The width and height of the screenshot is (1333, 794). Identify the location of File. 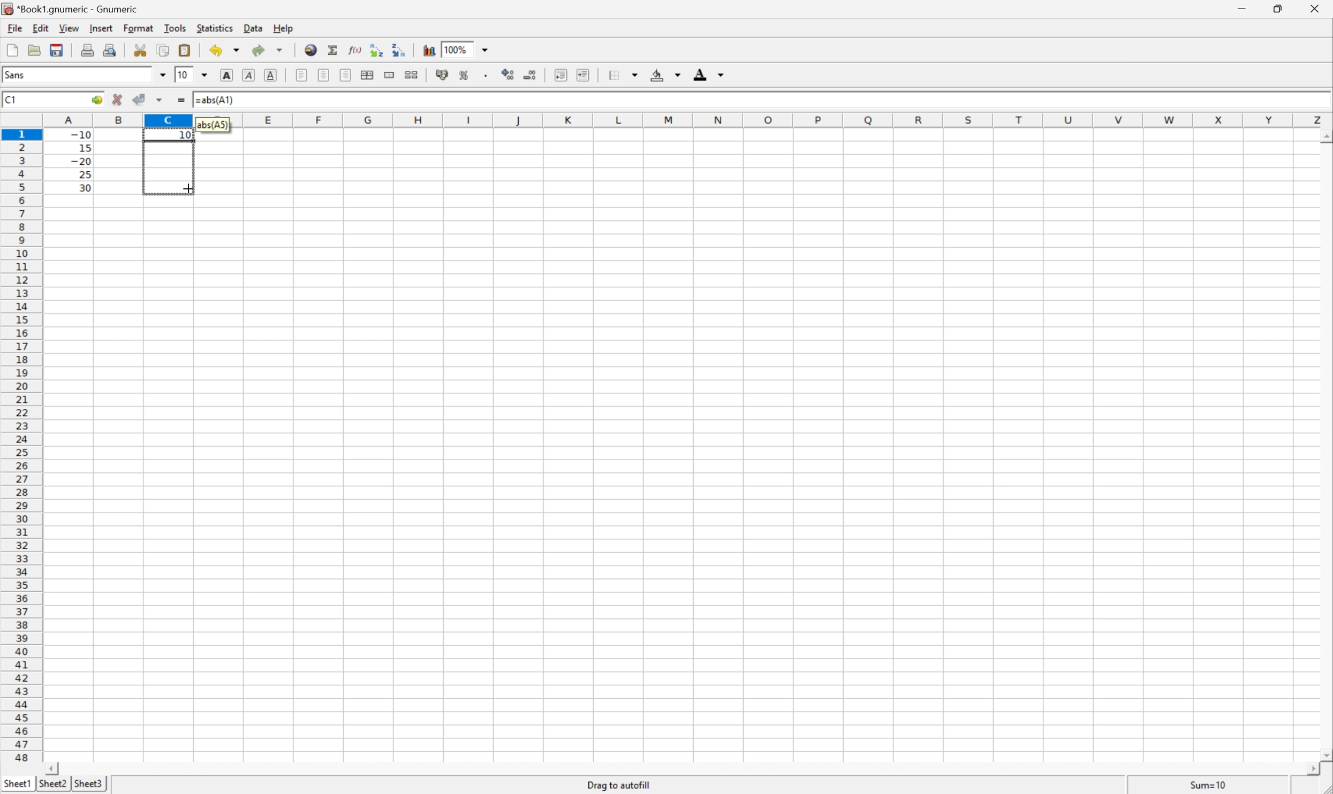
(13, 28).